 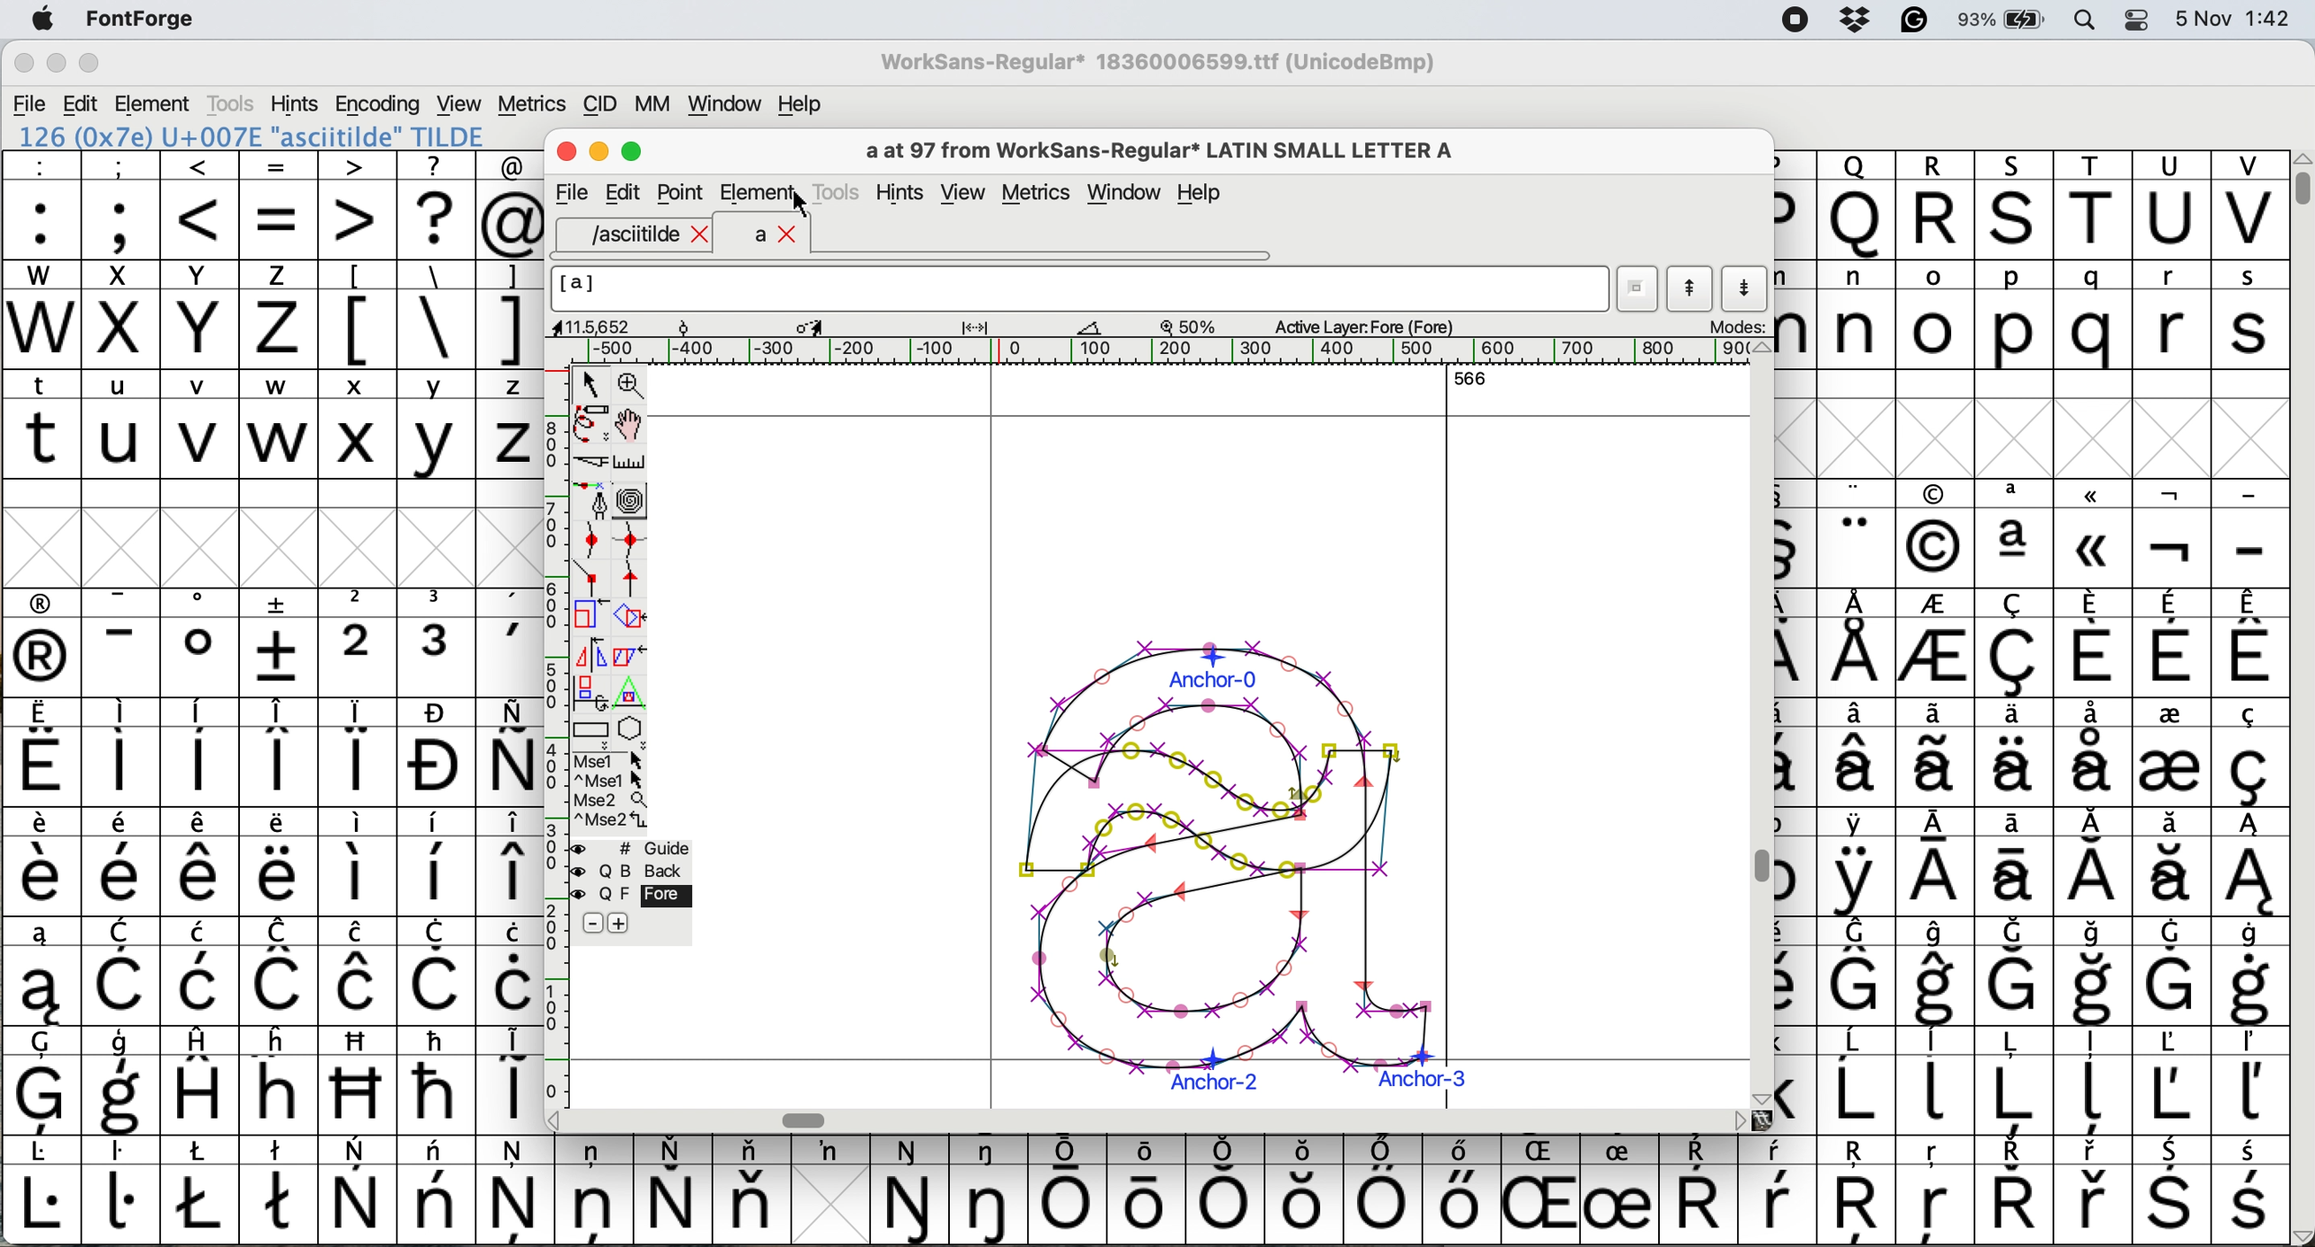 What do you see at coordinates (1761, 349) in the screenshot?
I see `scroll button` at bounding box center [1761, 349].